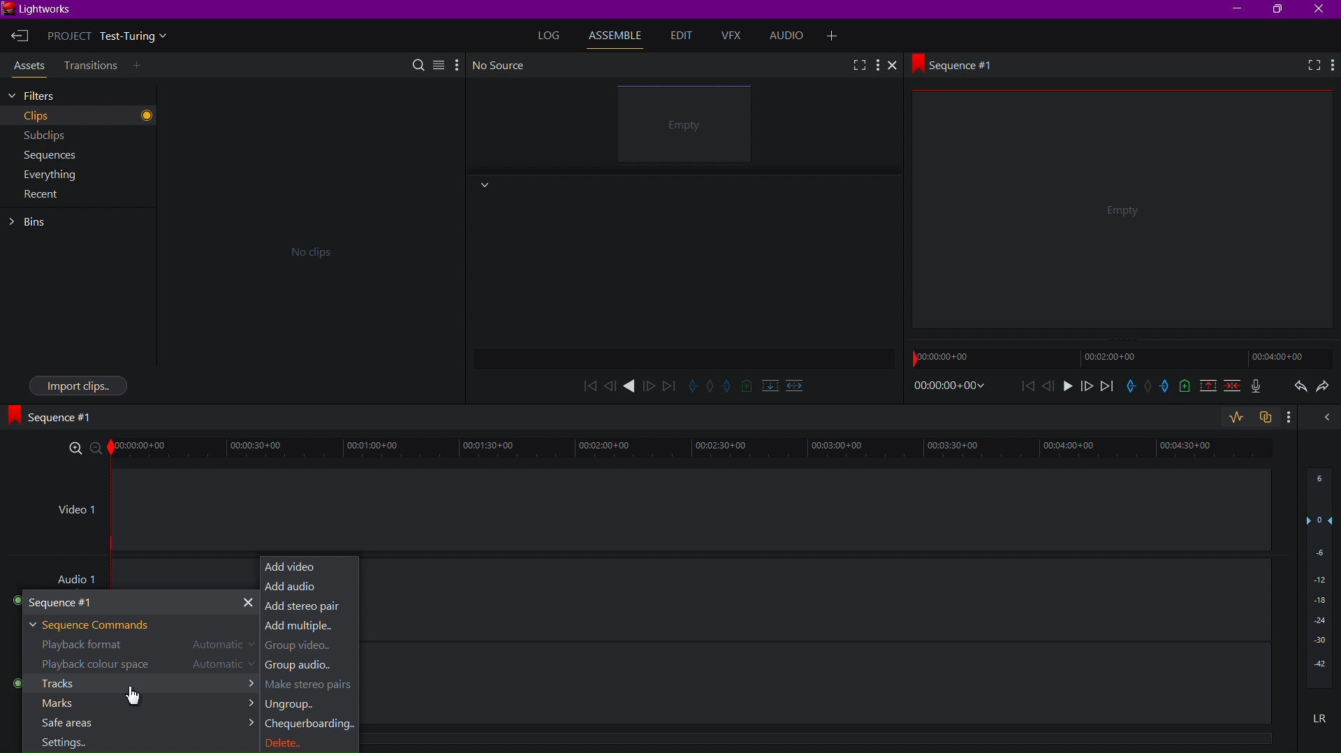 The width and height of the screenshot is (1341, 753). I want to click on Minimize, so click(1238, 9).